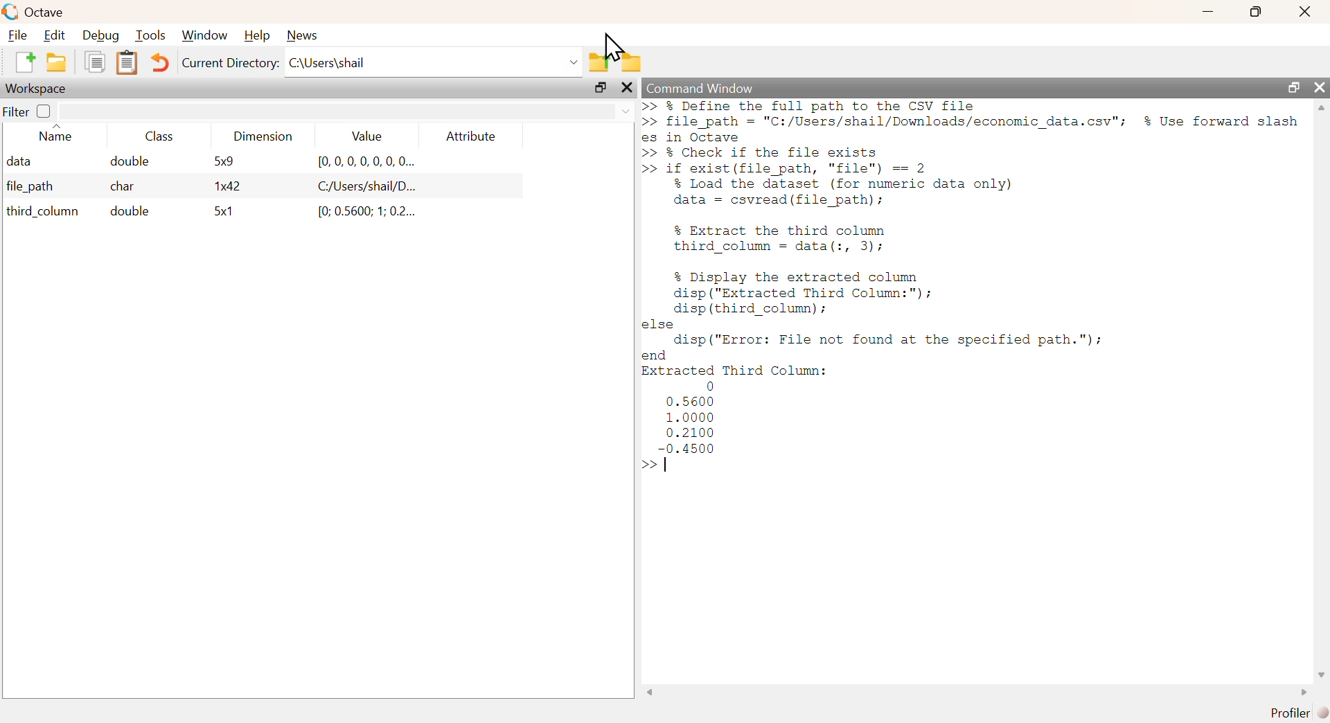  I want to click on close, so click(1307, 10).